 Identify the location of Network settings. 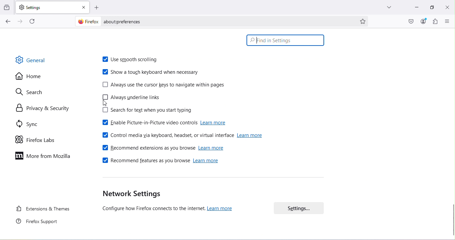
(151, 202).